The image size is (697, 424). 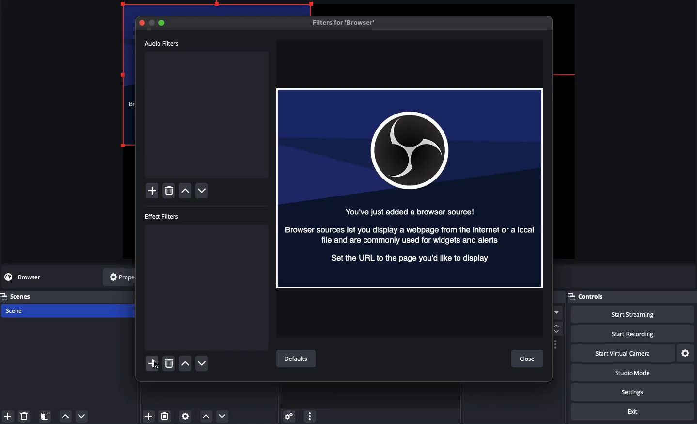 What do you see at coordinates (163, 23) in the screenshot?
I see `Maximize` at bounding box center [163, 23].